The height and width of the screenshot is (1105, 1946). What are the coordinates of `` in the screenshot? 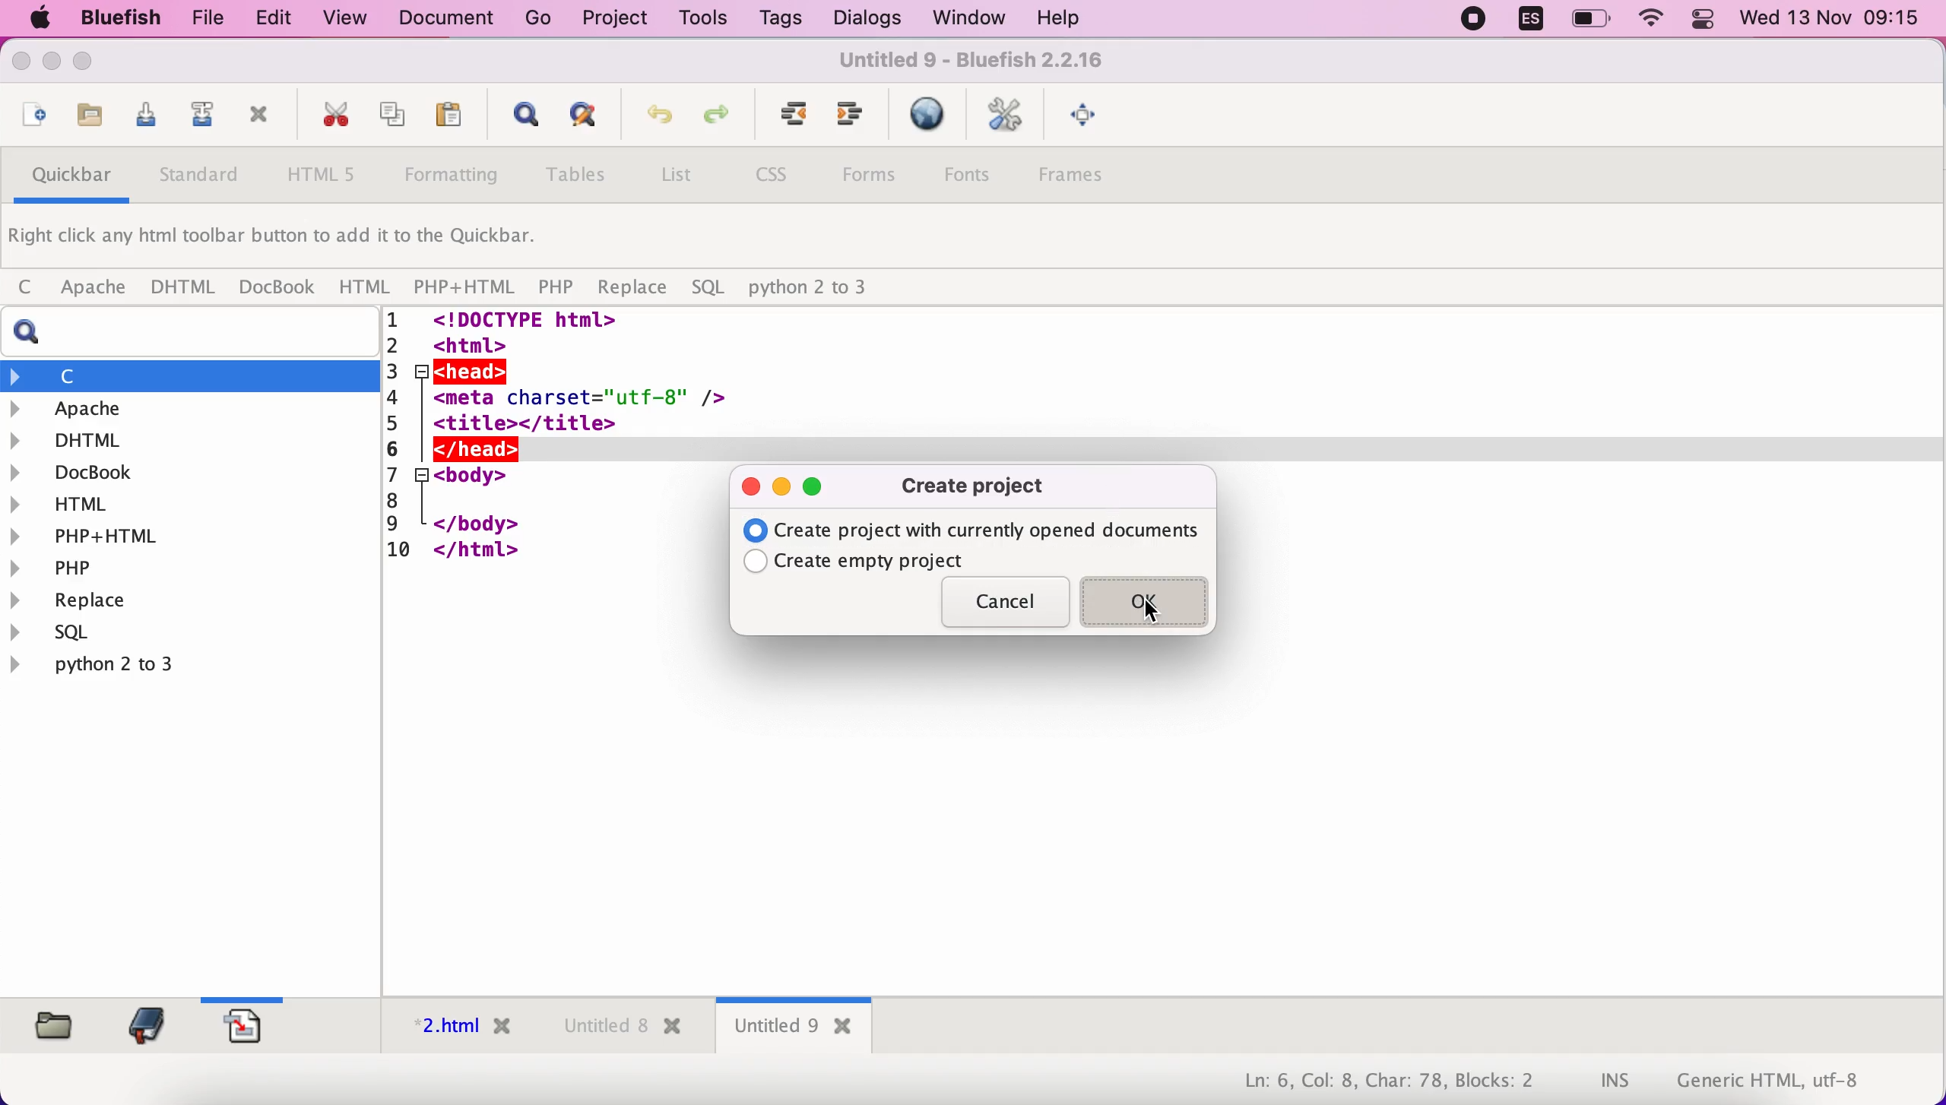 It's located at (254, 115).